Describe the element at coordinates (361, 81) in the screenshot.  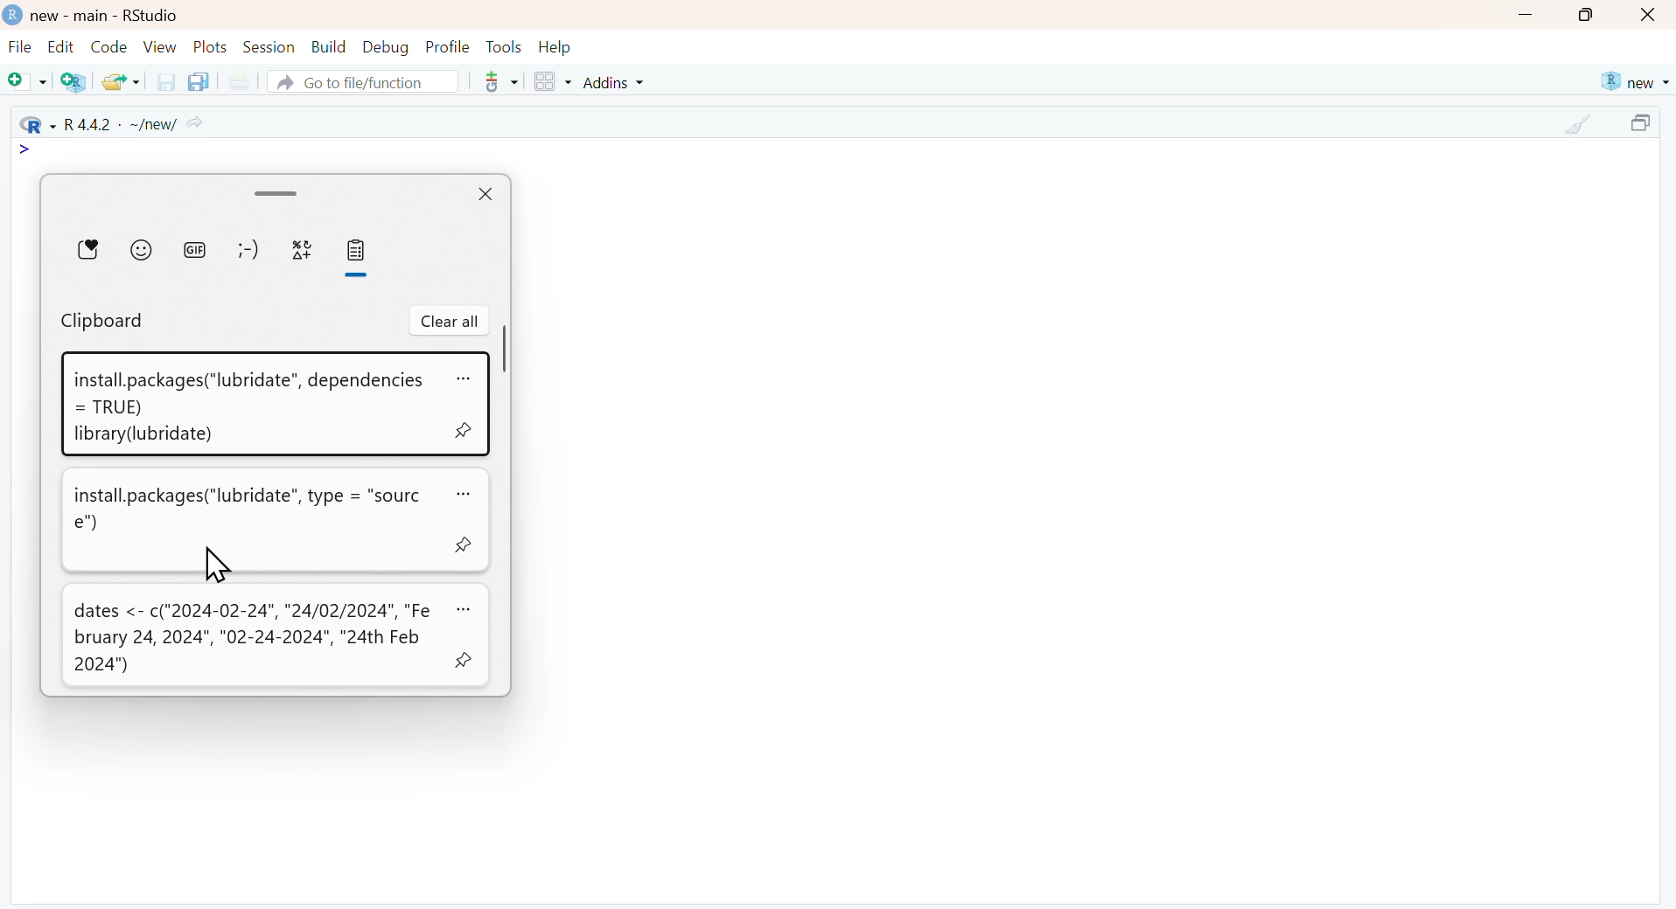
I see `Go to file/function` at that location.